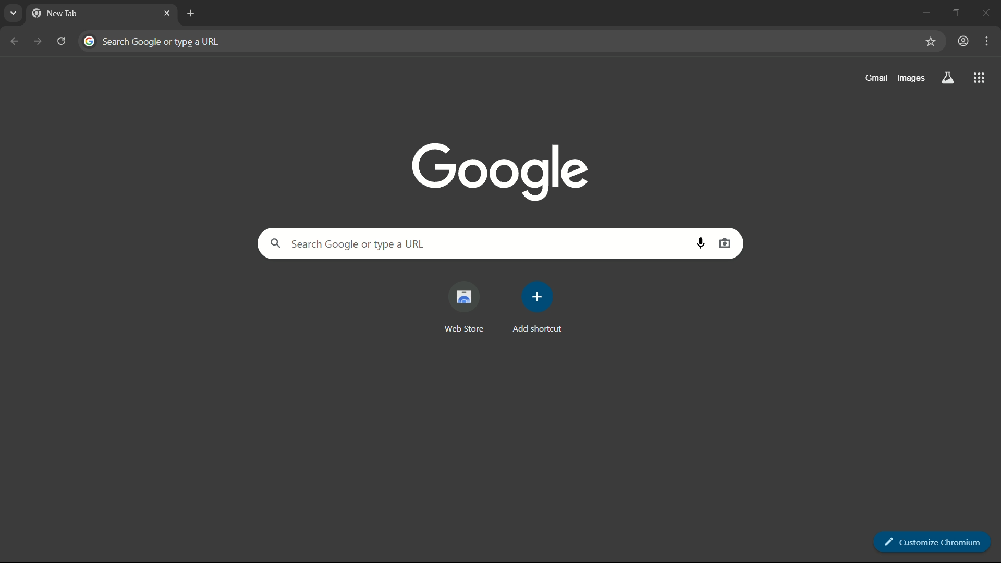  Describe the element at coordinates (505, 172) in the screenshot. I see `google` at that location.